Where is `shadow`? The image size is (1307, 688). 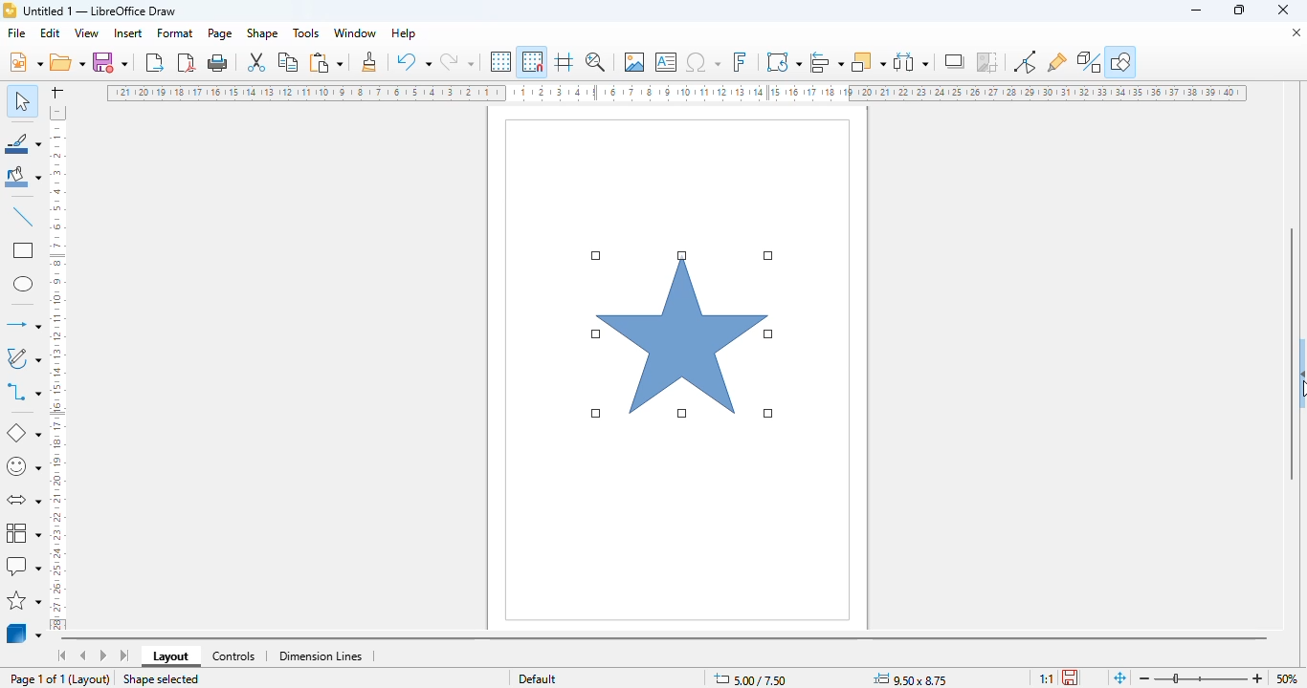 shadow is located at coordinates (955, 61).